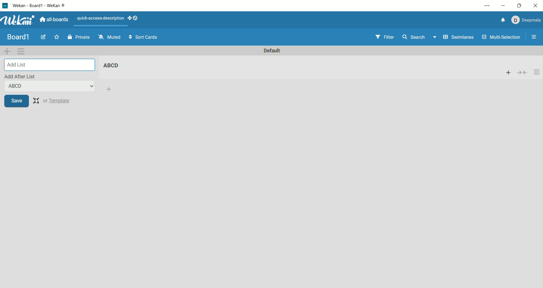 The width and height of the screenshot is (543, 288). Describe the element at coordinates (537, 72) in the screenshot. I see `actions` at that location.